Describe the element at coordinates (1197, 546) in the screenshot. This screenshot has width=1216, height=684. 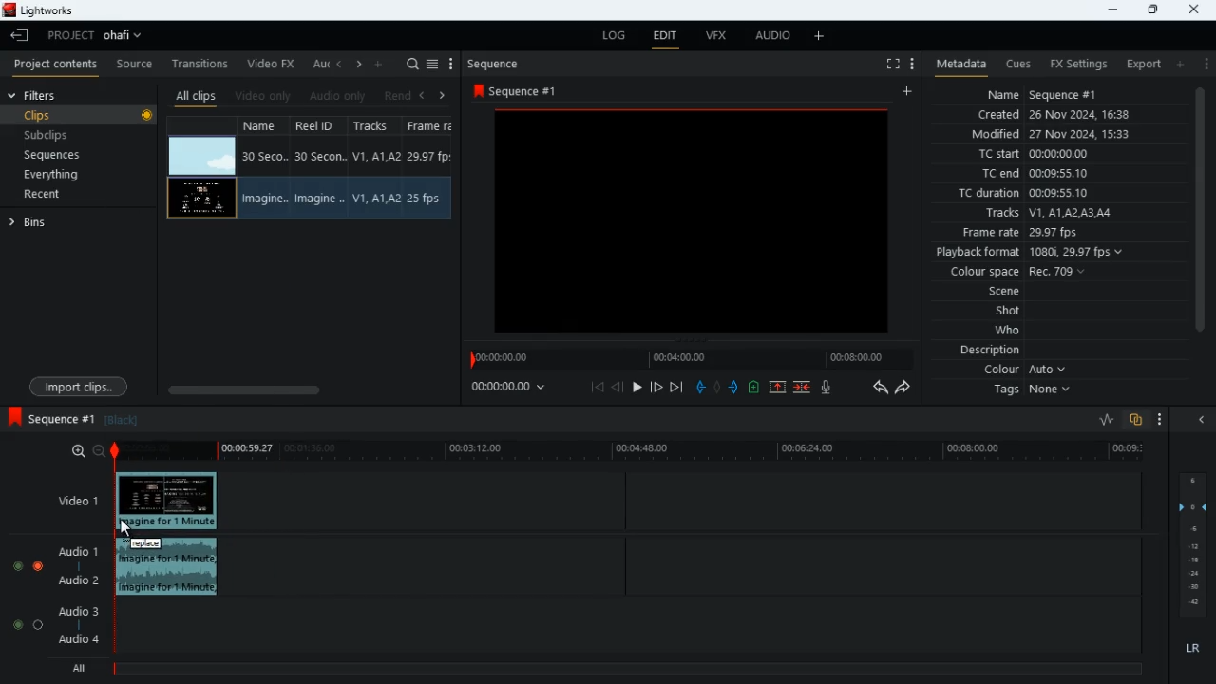
I see `layers` at that location.